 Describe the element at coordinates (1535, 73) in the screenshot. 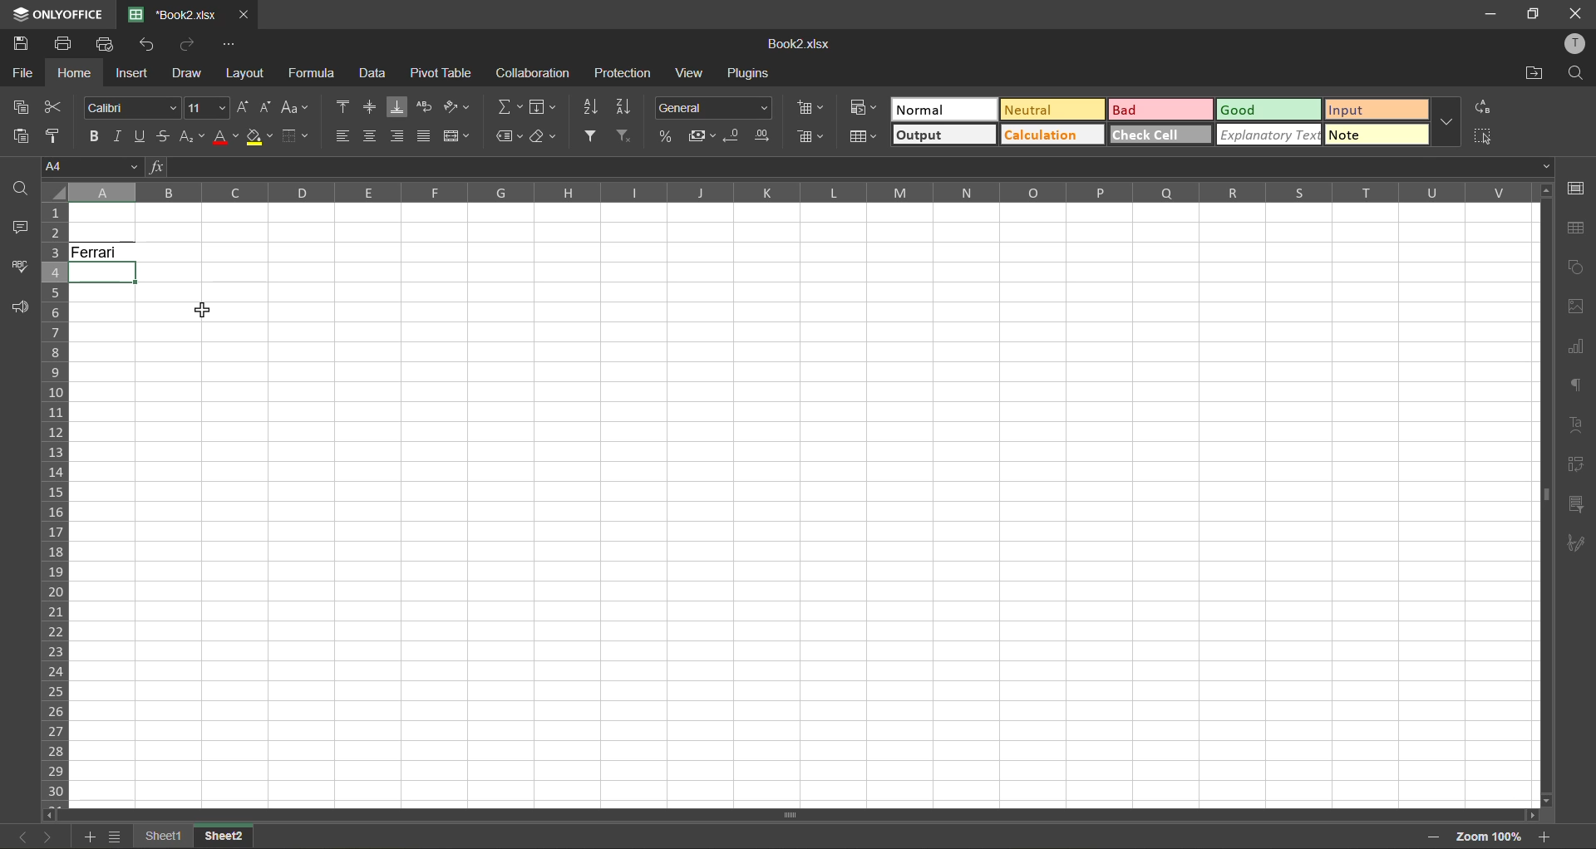

I see `open location` at that location.